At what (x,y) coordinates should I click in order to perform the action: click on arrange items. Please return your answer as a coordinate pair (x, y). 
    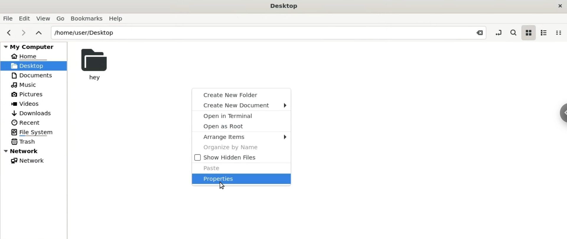
    Looking at the image, I should click on (243, 137).